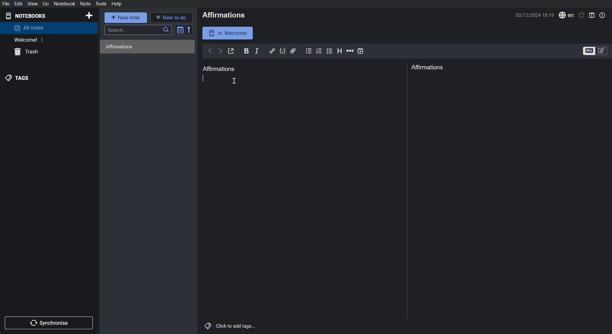 The image size is (612, 334). What do you see at coordinates (225, 15) in the screenshot?
I see `Affirmations` at bounding box center [225, 15].